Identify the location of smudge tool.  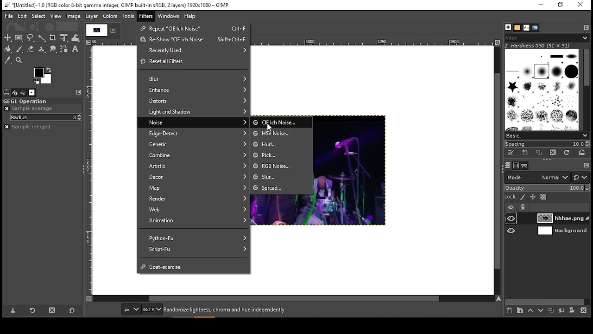
(53, 50).